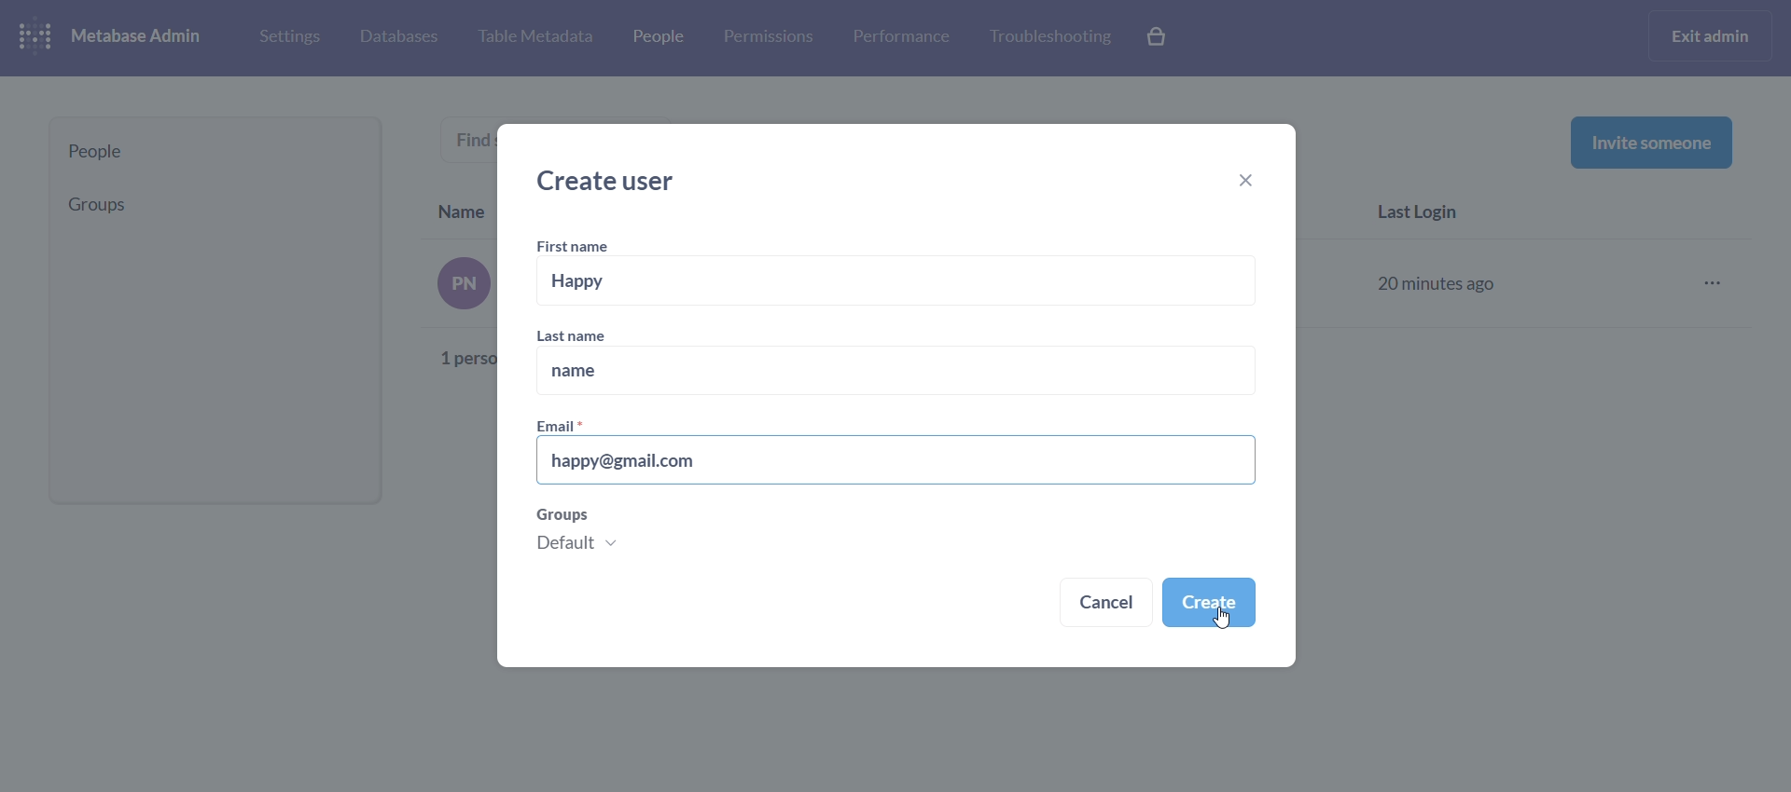 The height and width of the screenshot is (792, 1791). I want to click on cursor, so click(1220, 619).